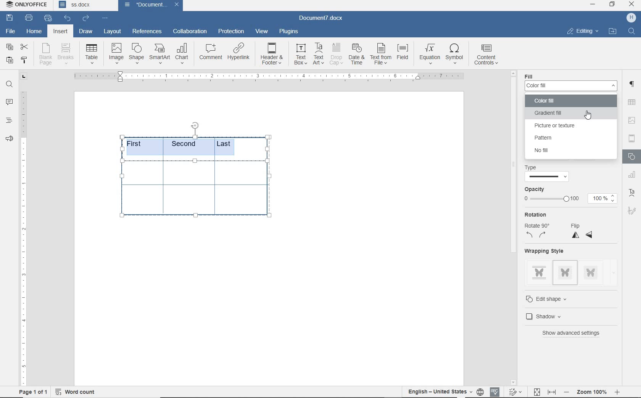 The height and width of the screenshot is (398, 641). What do you see at coordinates (632, 83) in the screenshot?
I see `PARAGRAPH SETTINGS` at bounding box center [632, 83].